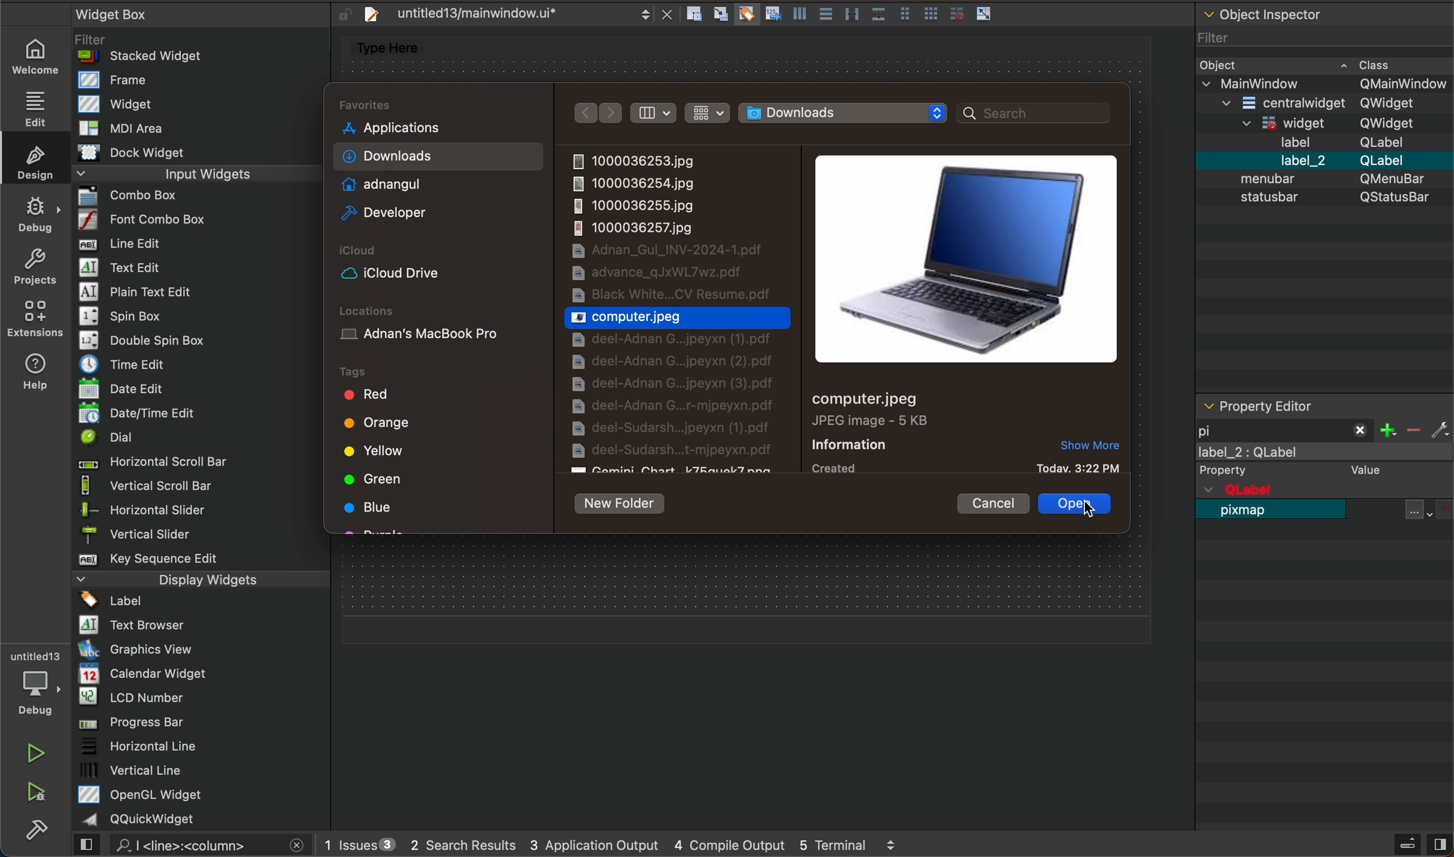 The width and height of the screenshot is (1454, 857). What do you see at coordinates (44, 794) in the screenshot?
I see `ran and debug` at bounding box center [44, 794].